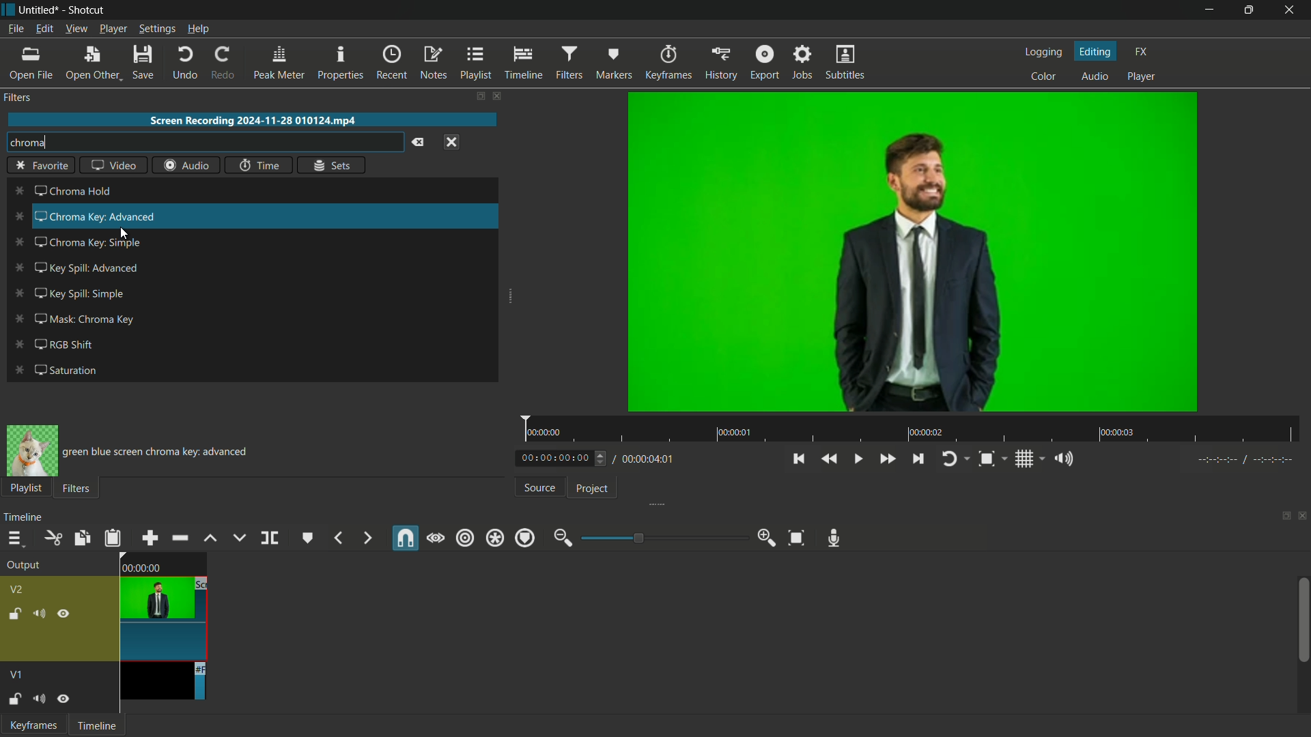 The height and width of the screenshot is (737, 1311). I want to click on logging, so click(1043, 52).